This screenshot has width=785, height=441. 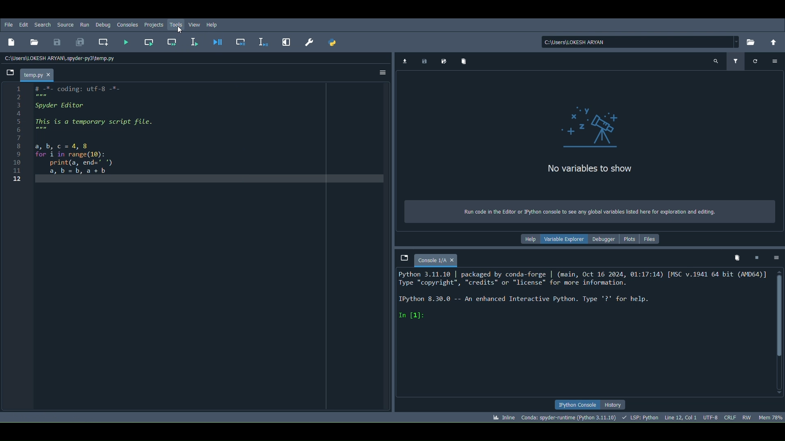 What do you see at coordinates (680, 416) in the screenshot?
I see `Cursor position` at bounding box center [680, 416].